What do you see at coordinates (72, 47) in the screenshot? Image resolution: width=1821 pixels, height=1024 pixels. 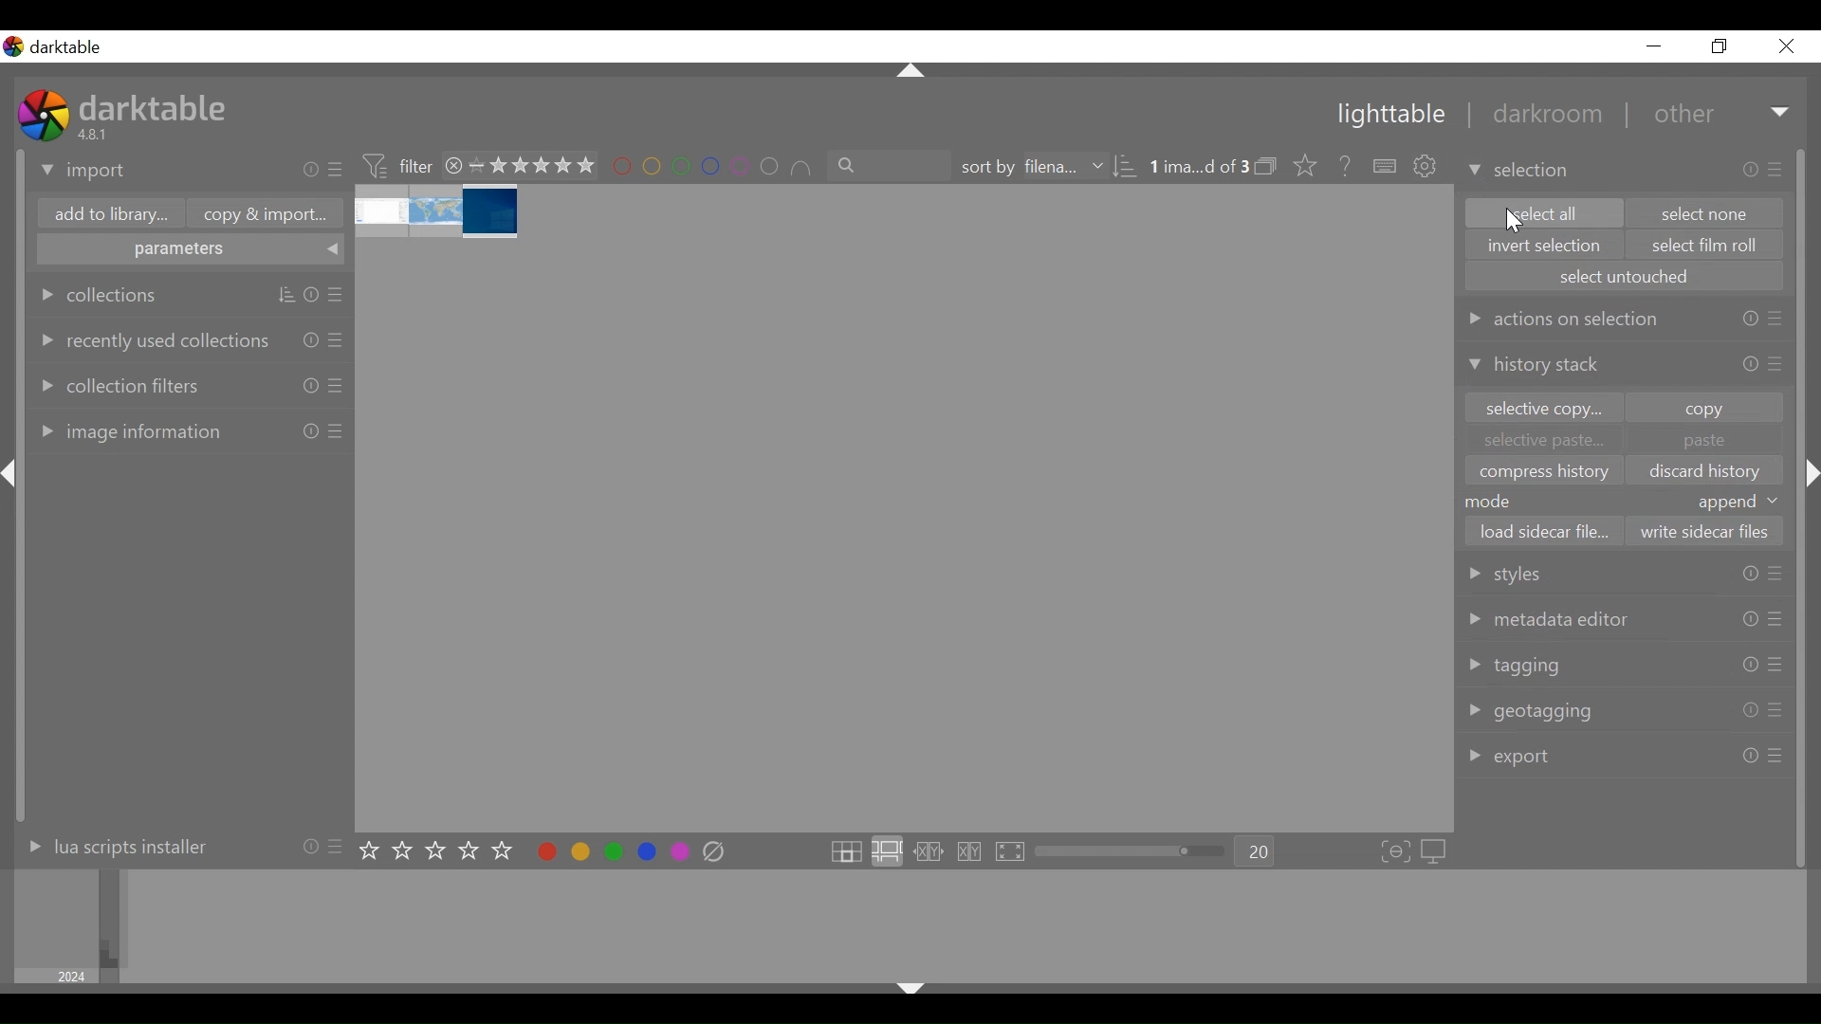 I see `darktable` at bounding box center [72, 47].